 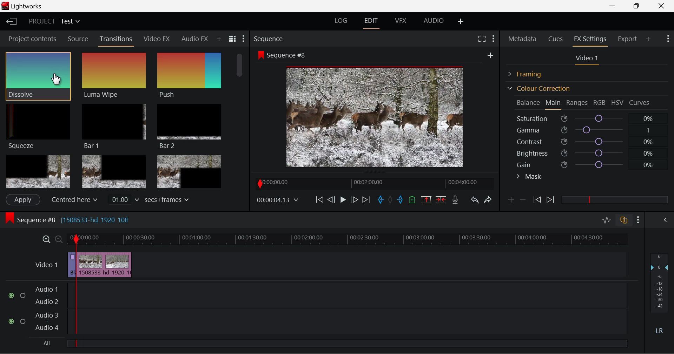 What do you see at coordinates (433, 20) in the screenshot?
I see `AUDIO Layout` at bounding box center [433, 20].